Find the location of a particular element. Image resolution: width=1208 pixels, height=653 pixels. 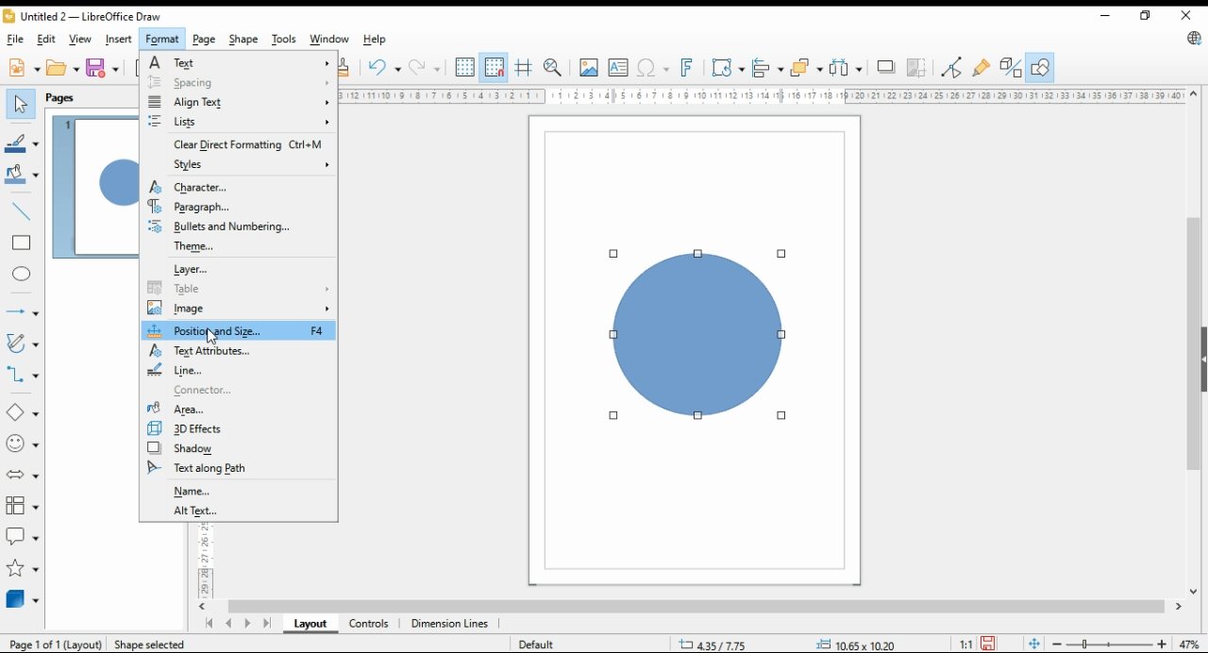

layer is located at coordinates (235, 268).